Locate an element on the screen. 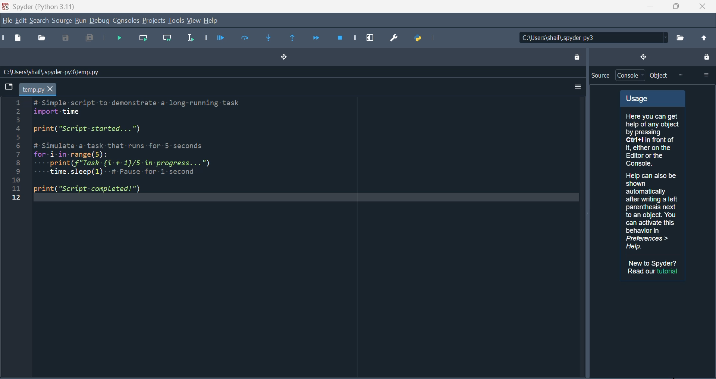  Read our is located at coordinates (641, 271).